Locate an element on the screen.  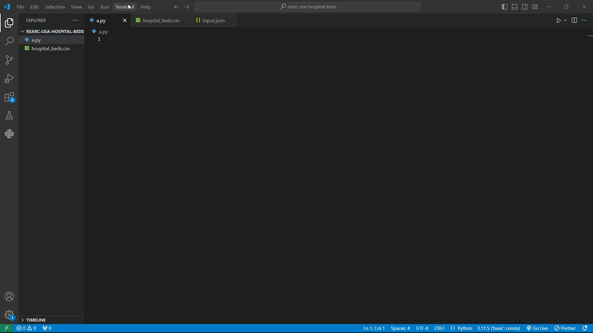
close file is located at coordinates (125, 20).